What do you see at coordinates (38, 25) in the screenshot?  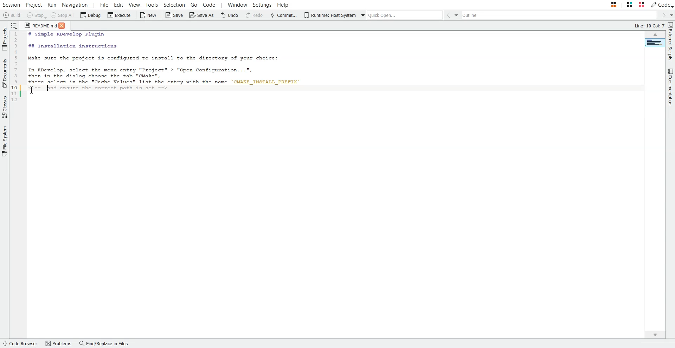 I see `README.md (file)` at bounding box center [38, 25].